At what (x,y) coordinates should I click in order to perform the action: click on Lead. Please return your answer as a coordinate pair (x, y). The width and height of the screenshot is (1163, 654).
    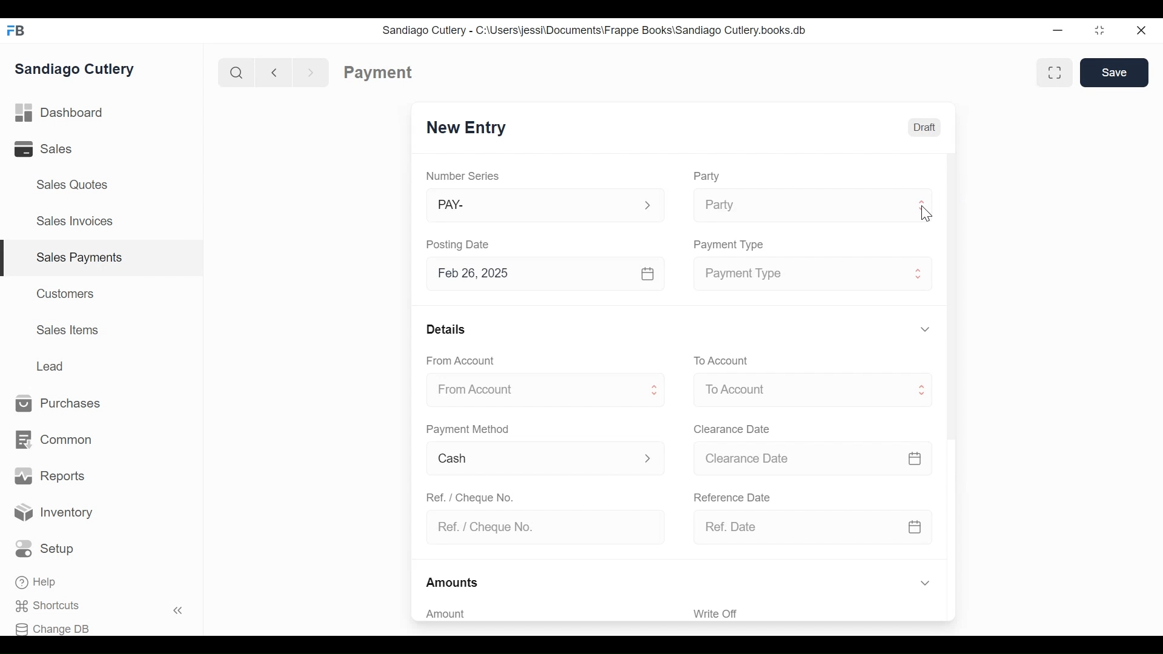
    Looking at the image, I should click on (52, 365).